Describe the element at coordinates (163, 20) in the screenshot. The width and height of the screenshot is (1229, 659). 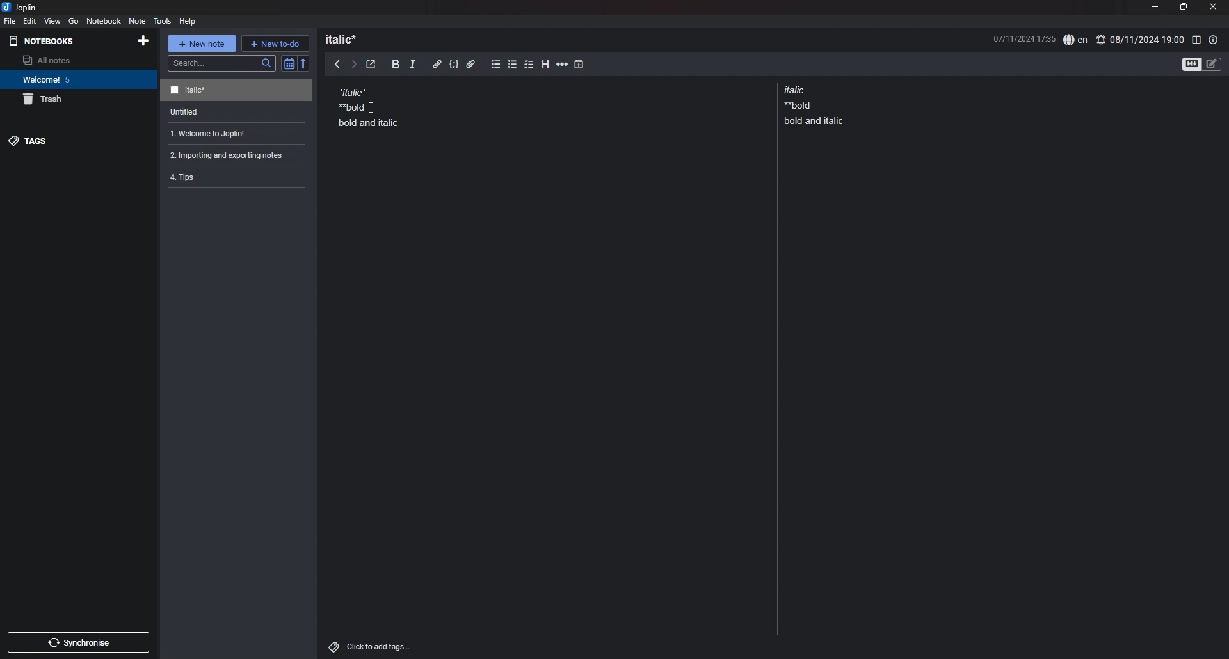
I see `tools` at that location.